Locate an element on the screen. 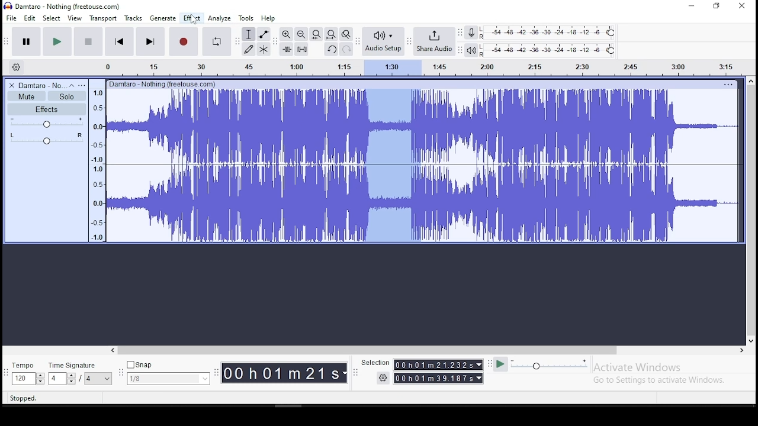 The height and width of the screenshot is (426, 758). playback speed is located at coordinates (550, 364).